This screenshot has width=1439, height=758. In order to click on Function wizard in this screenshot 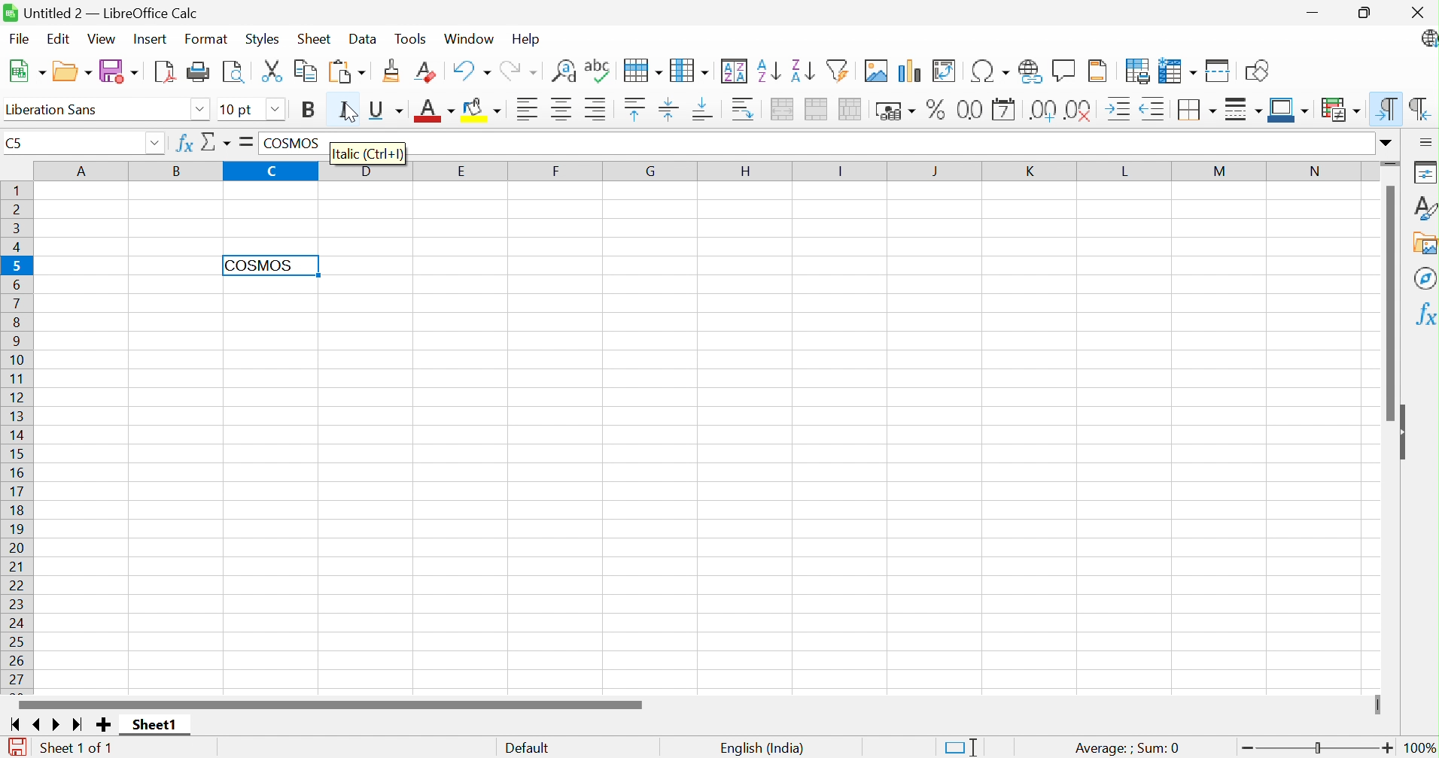, I will do `click(183, 144)`.